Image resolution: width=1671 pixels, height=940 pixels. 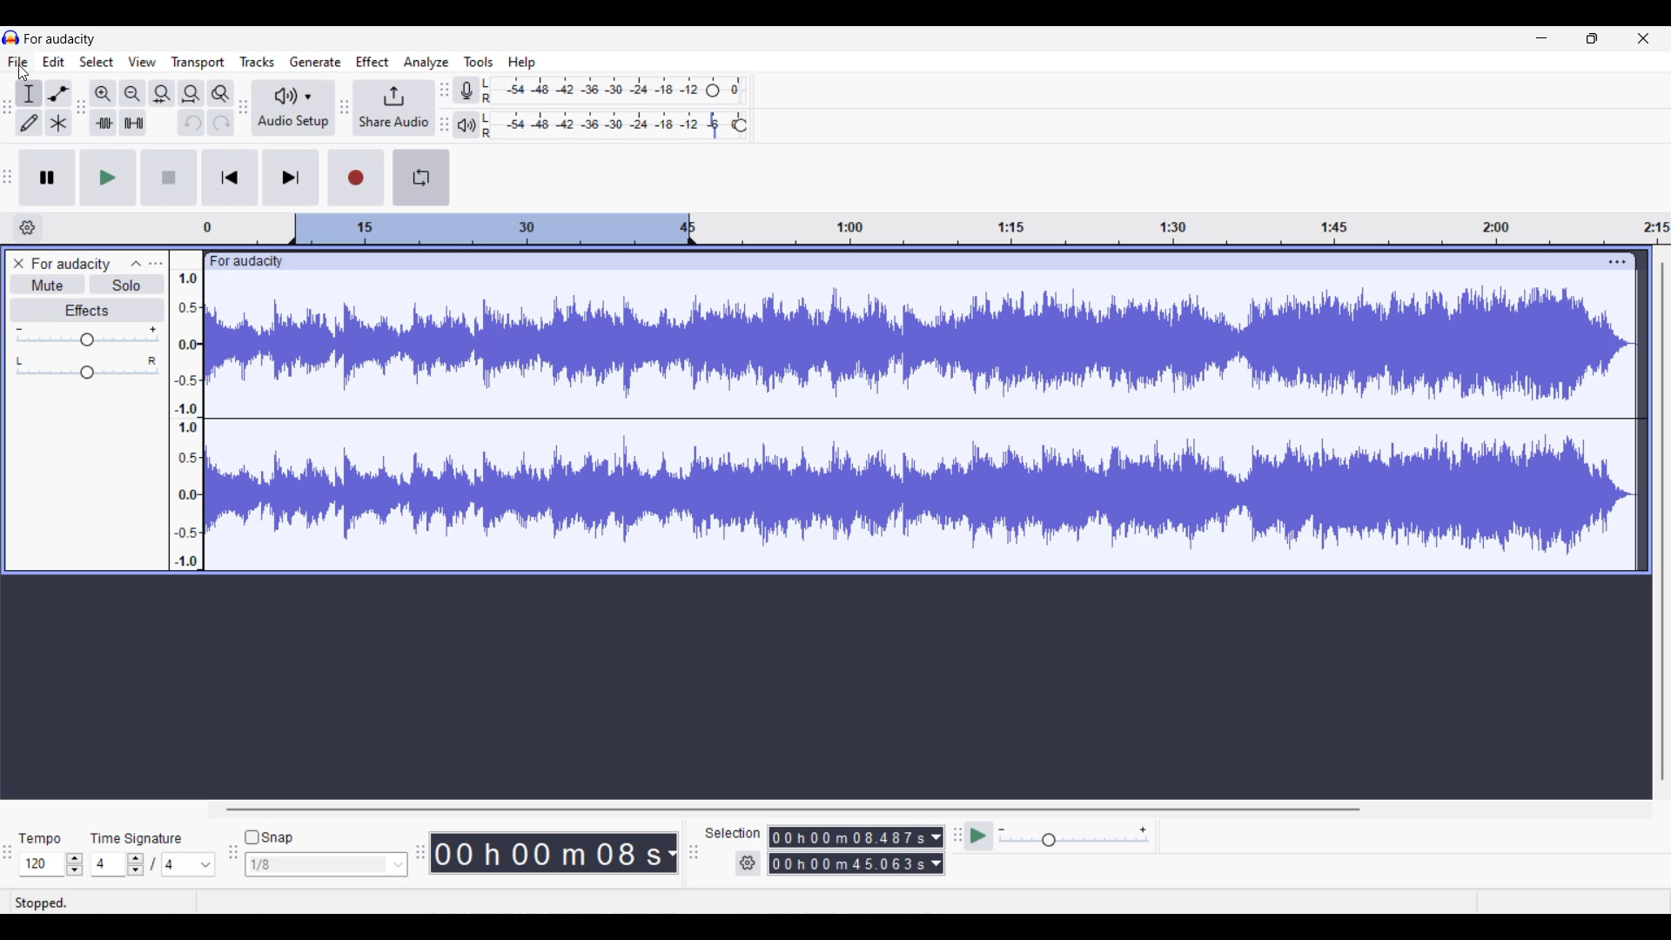 I want to click on Zoom in, so click(x=103, y=94).